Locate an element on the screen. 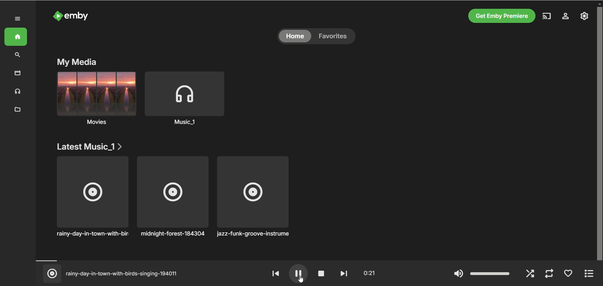 This screenshot has width=603, height=286. favorite is located at coordinates (569, 273).